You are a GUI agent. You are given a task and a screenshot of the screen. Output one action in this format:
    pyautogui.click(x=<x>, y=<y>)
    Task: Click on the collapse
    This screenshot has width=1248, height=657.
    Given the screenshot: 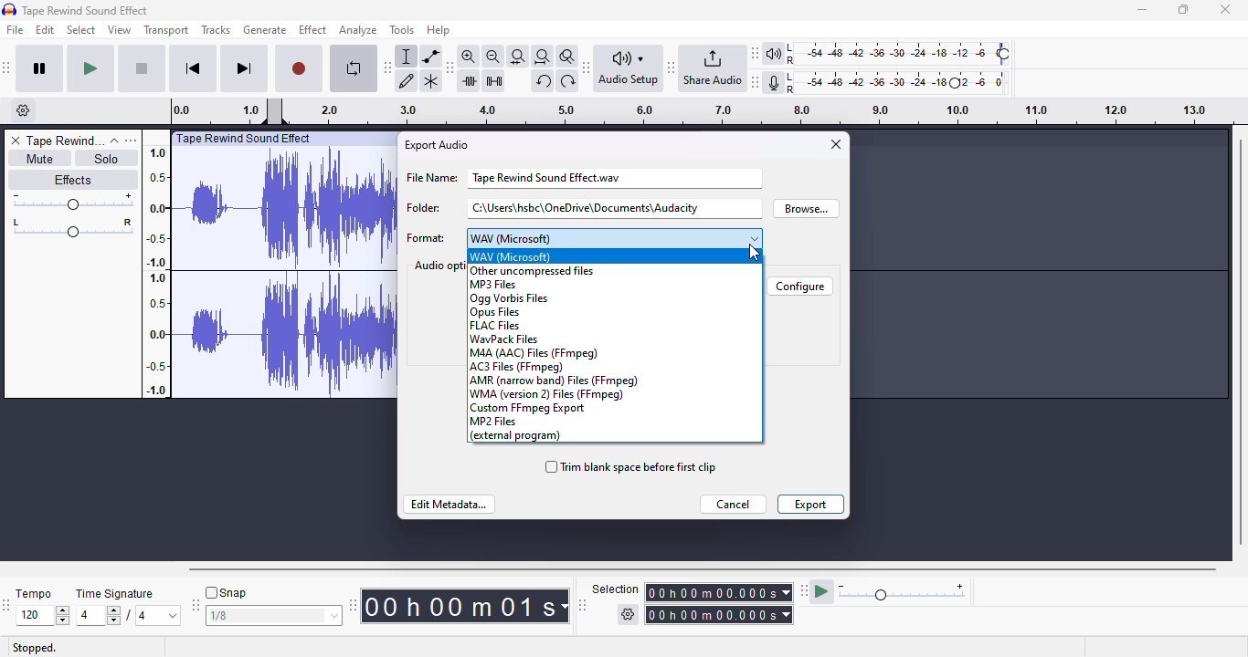 What is the action you would take?
    pyautogui.click(x=115, y=141)
    